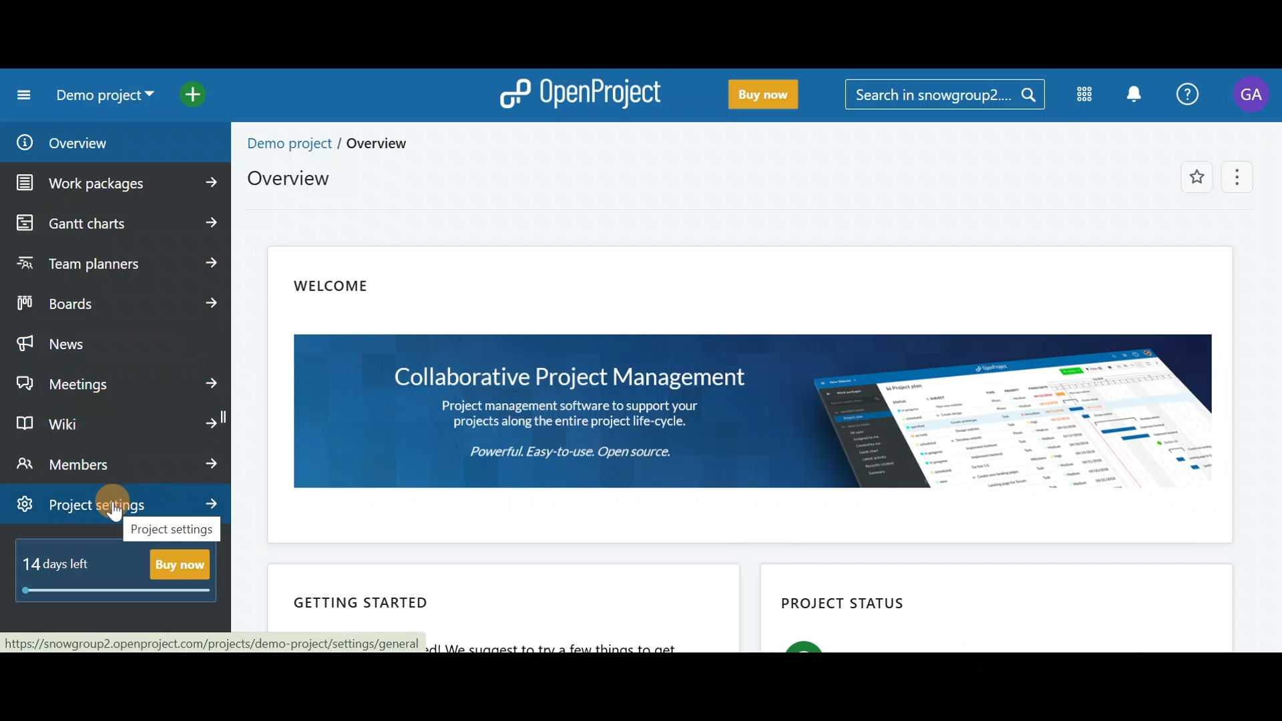 The image size is (1282, 721). I want to click on Account name, so click(1249, 97).